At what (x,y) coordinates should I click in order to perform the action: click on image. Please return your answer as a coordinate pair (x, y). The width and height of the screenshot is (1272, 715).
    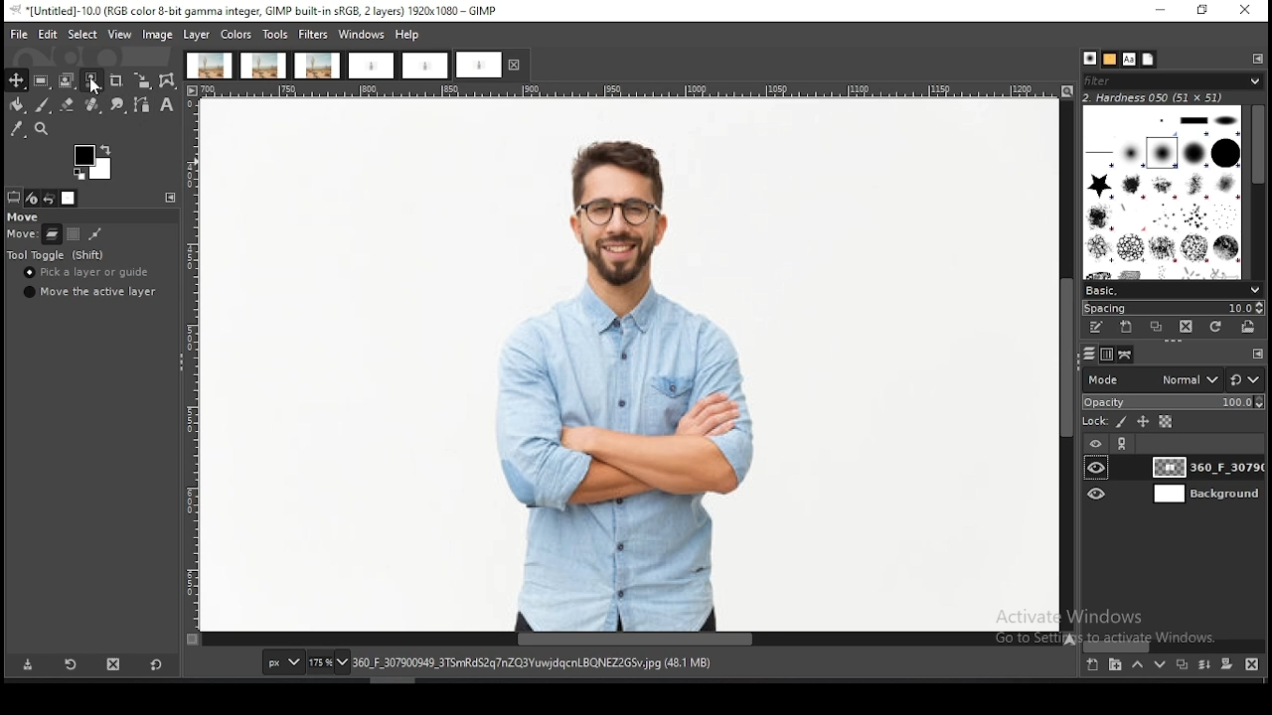
    Looking at the image, I should click on (576, 366).